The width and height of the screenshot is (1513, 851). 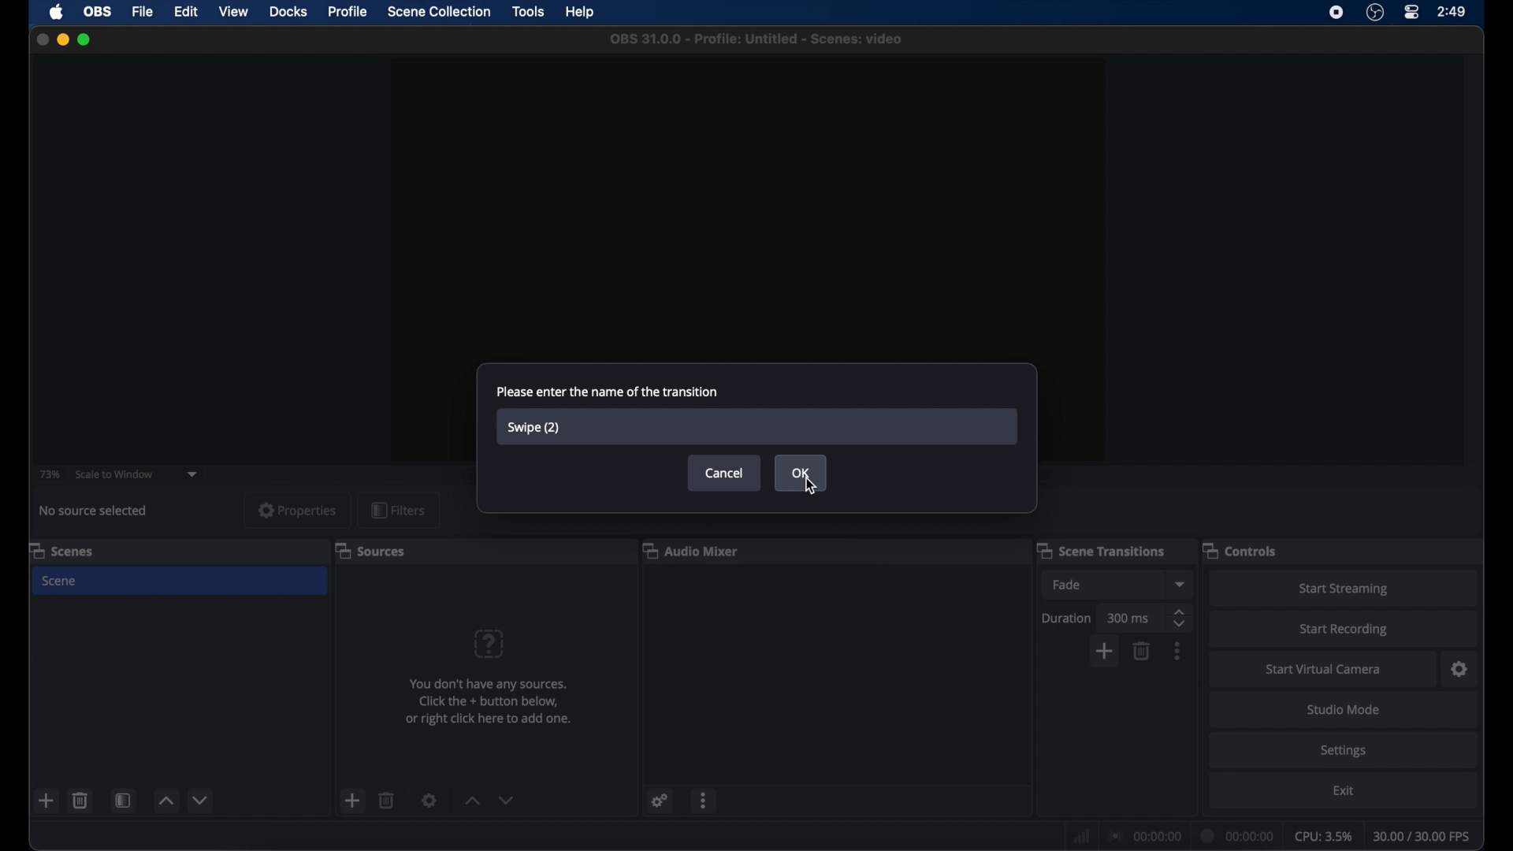 I want to click on close, so click(x=42, y=39).